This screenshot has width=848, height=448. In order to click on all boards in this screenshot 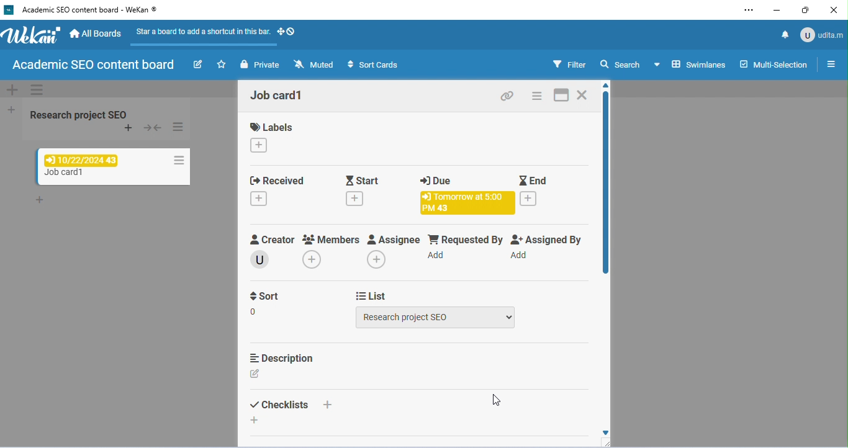, I will do `click(97, 34)`.